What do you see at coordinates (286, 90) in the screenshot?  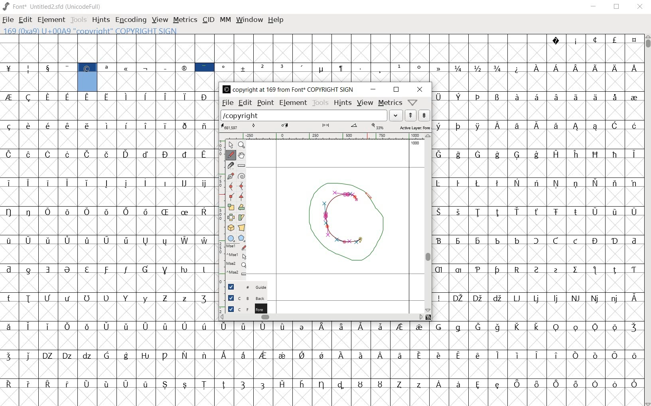 I see `COPYRIGHT AT 169 FROM FONT COPYRIGHT SIGN` at bounding box center [286, 90].